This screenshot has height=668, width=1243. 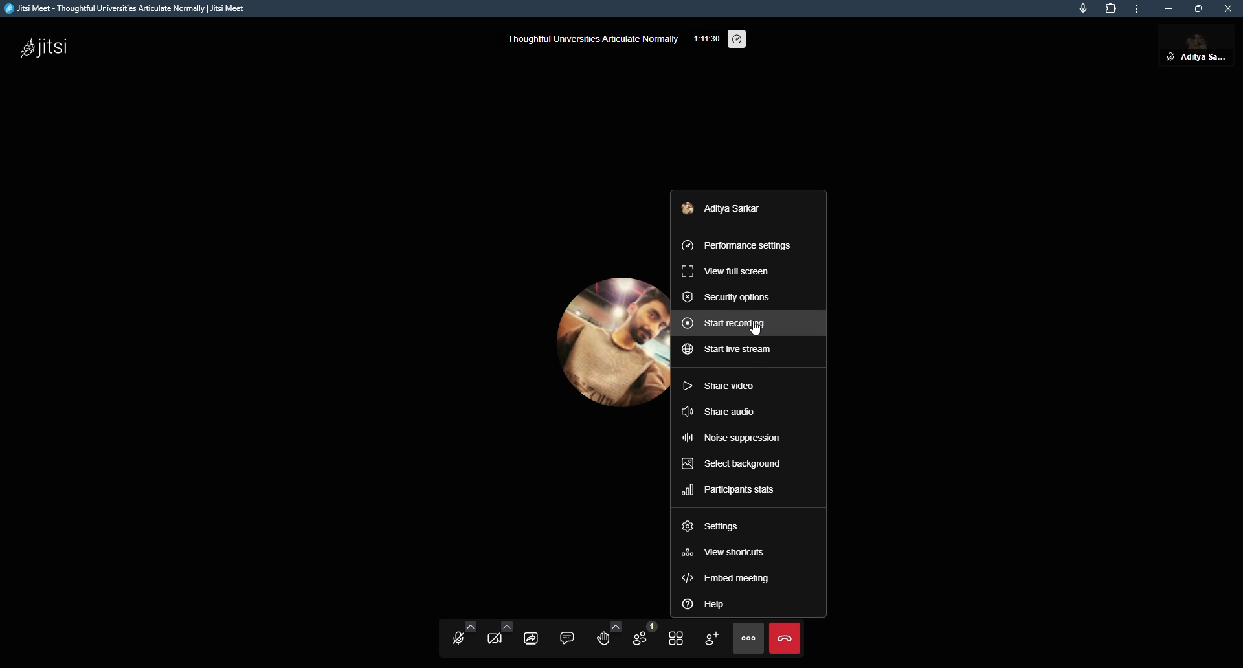 I want to click on mic, so click(x=1082, y=8).